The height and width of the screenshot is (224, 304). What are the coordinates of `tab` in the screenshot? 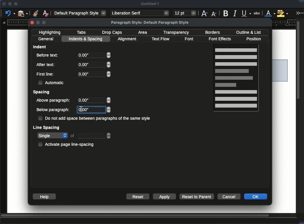 It's located at (95, 136).